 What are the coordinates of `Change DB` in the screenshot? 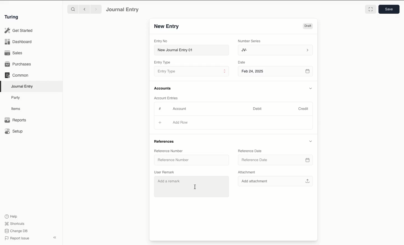 It's located at (16, 231).